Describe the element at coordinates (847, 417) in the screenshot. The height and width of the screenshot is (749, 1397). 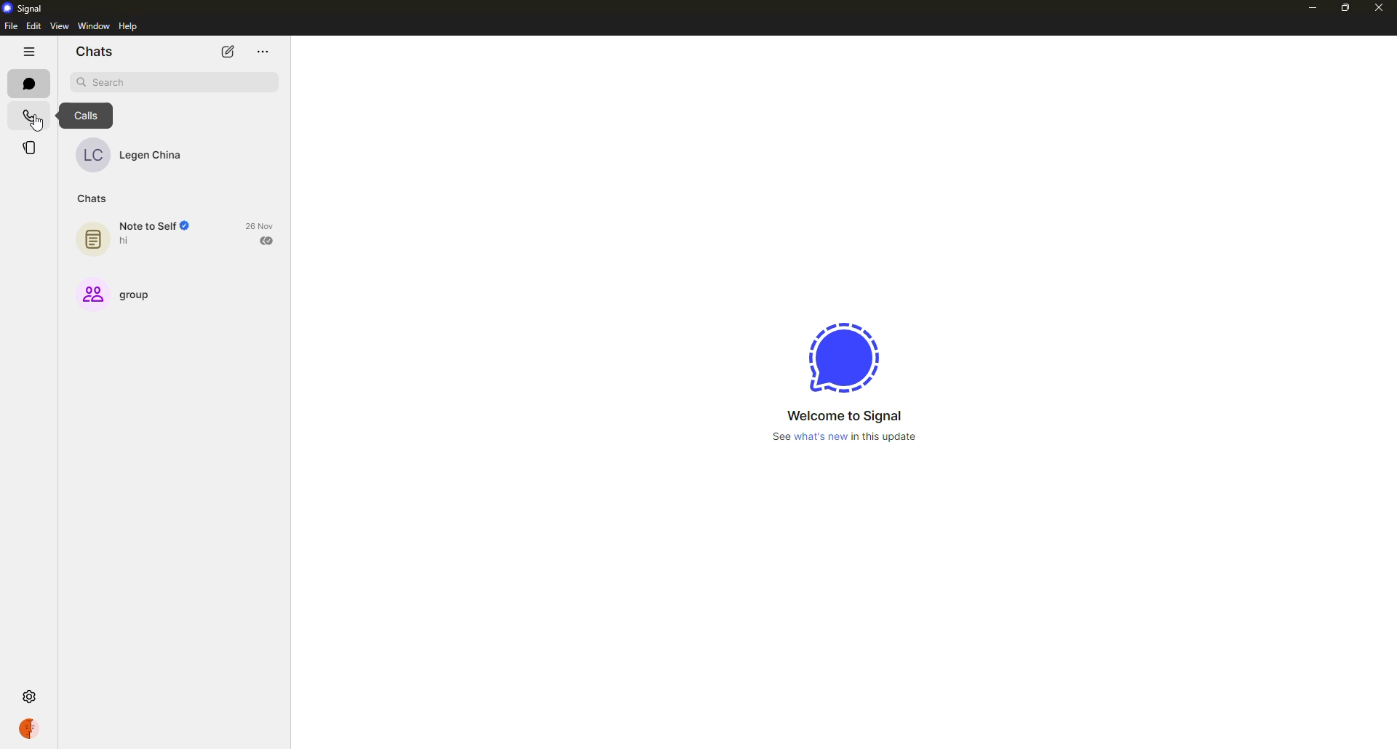
I see `welcome to signal` at that location.